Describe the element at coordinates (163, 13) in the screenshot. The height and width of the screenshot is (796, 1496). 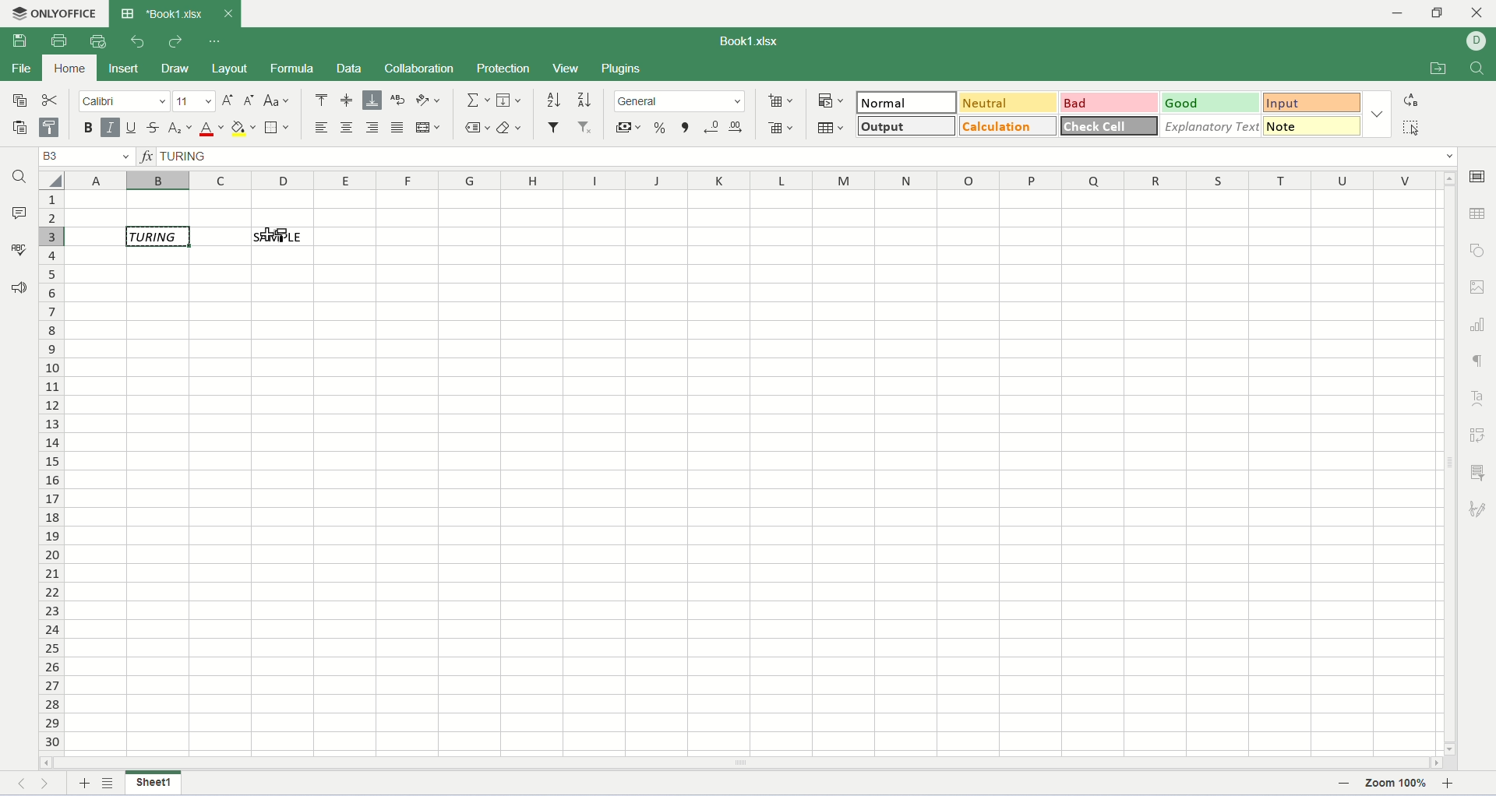
I see `sheet tab` at that location.